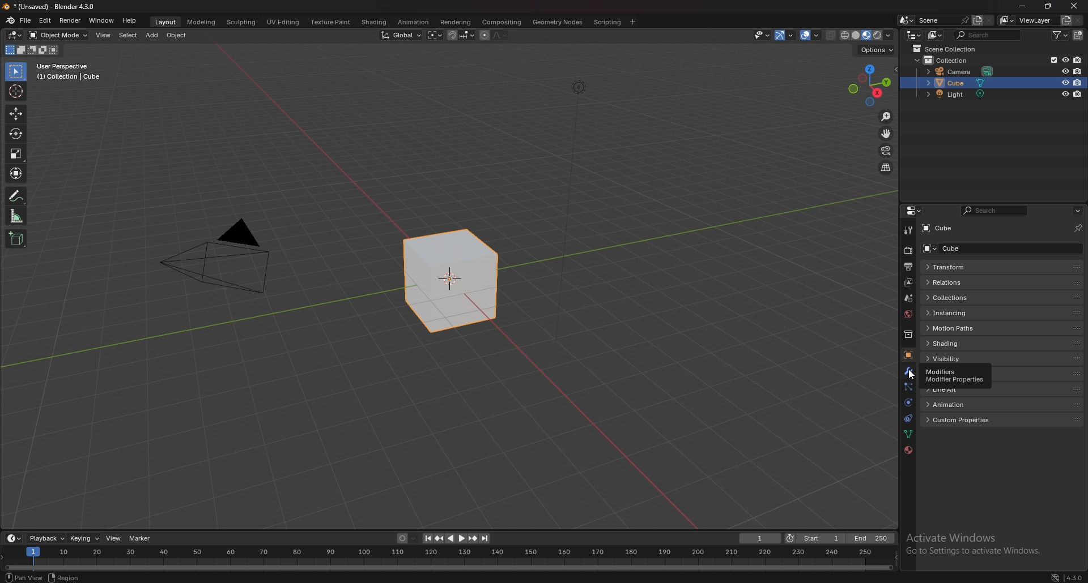 Image resolution: width=1088 pixels, height=583 pixels. What do you see at coordinates (1047, 6) in the screenshot?
I see `resize` at bounding box center [1047, 6].